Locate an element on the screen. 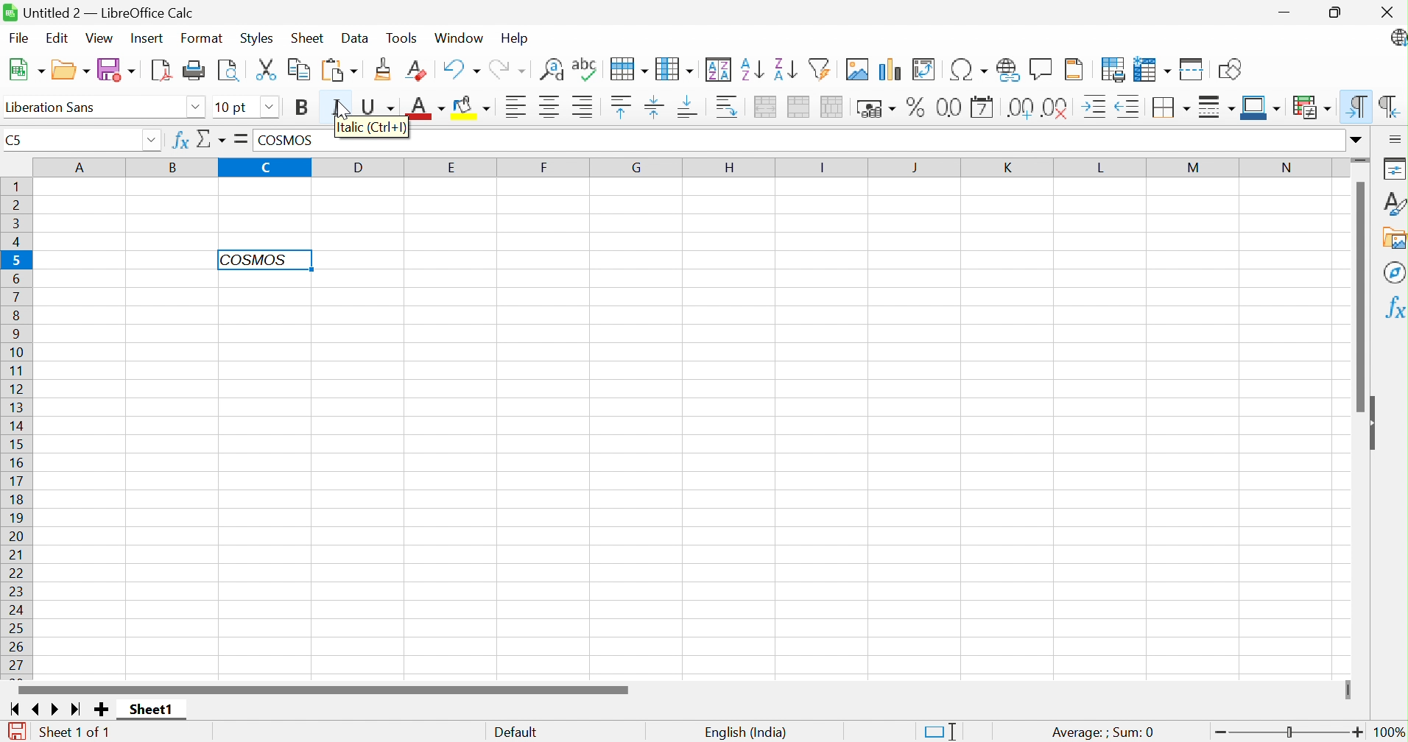 The image size is (1408, 742). Zoom out is located at coordinates (1217, 732).